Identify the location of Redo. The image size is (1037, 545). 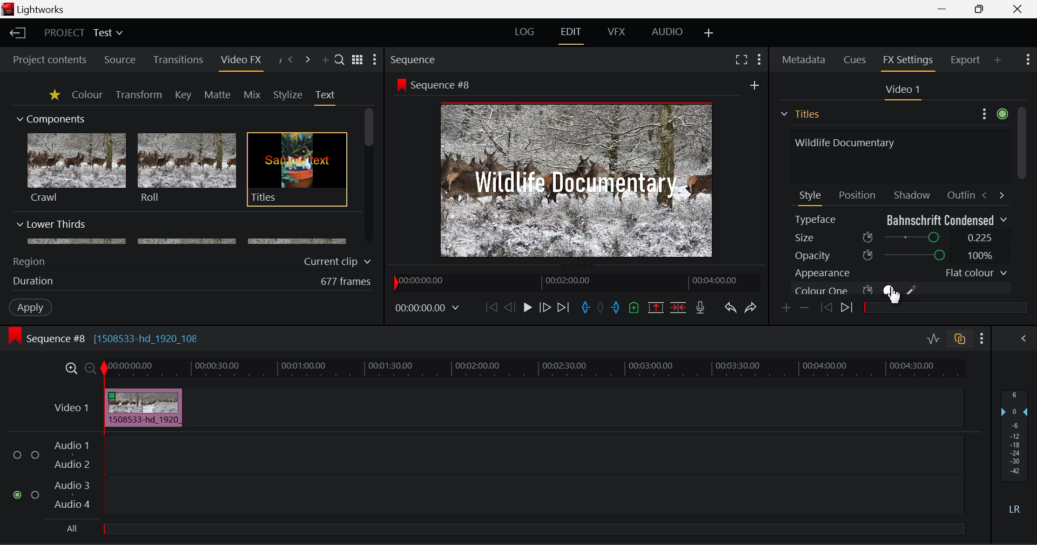
(752, 308).